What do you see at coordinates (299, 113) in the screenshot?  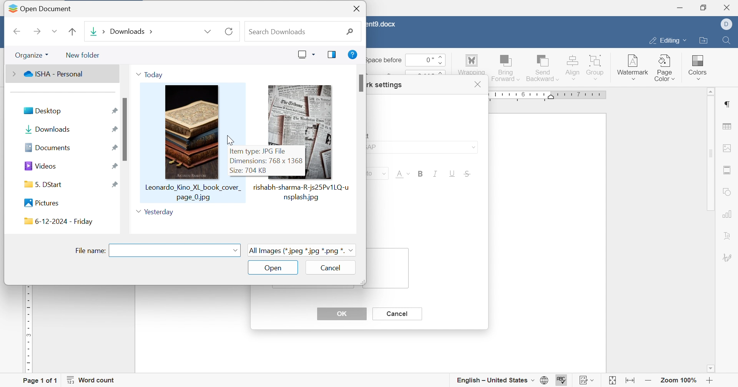 I see `image` at bounding box center [299, 113].